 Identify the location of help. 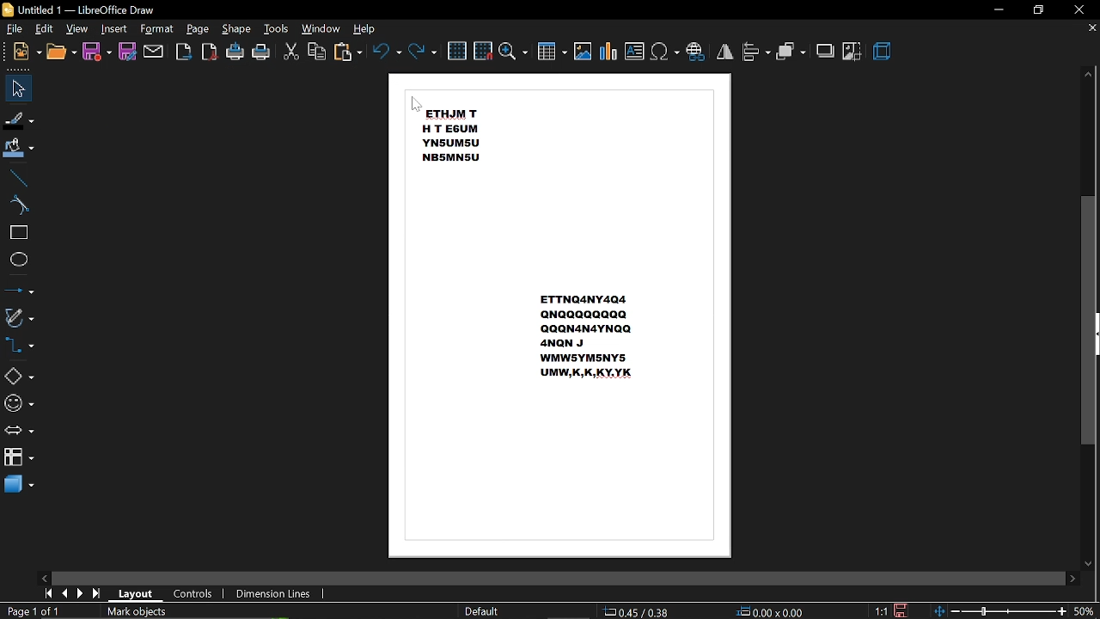
(368, 28).